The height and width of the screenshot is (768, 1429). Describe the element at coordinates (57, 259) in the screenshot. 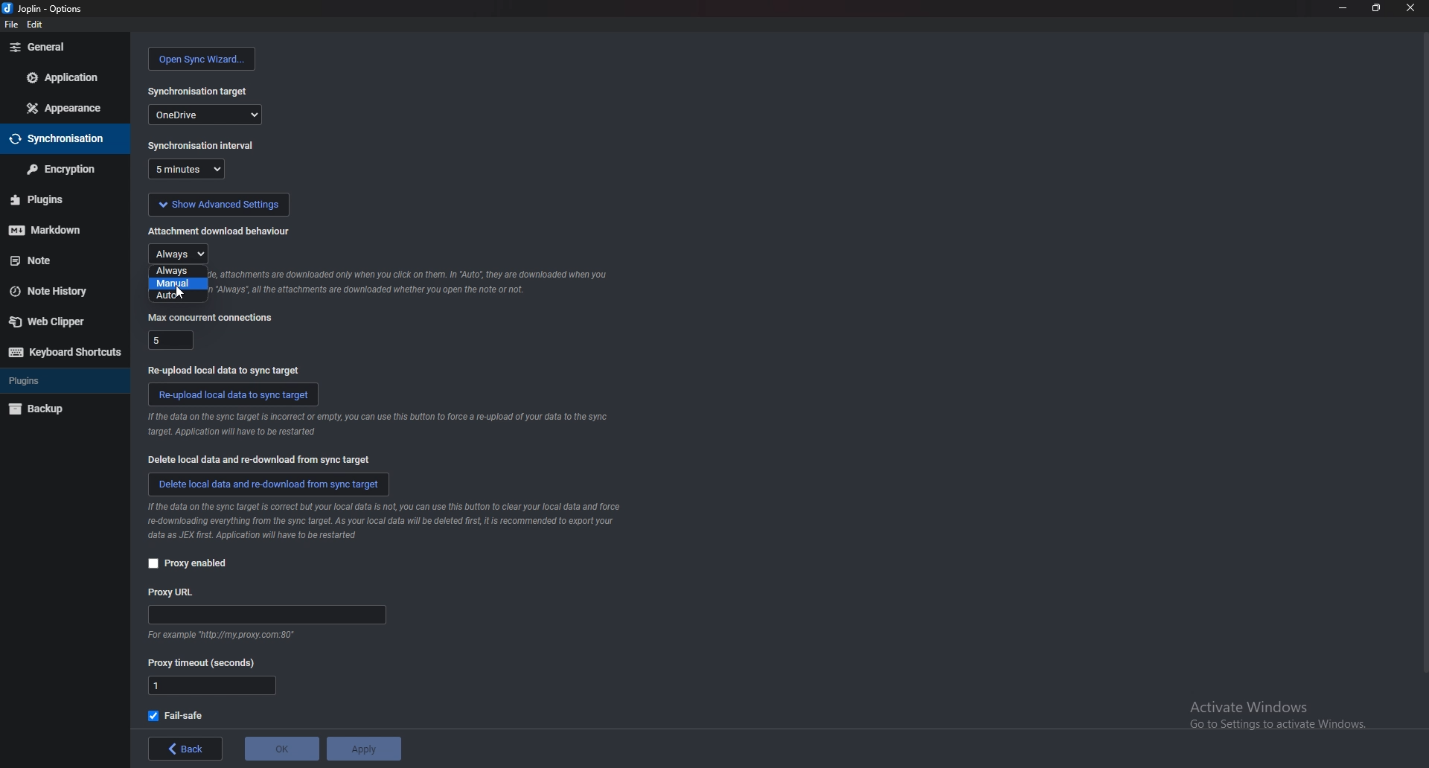

I see `note` at that location.